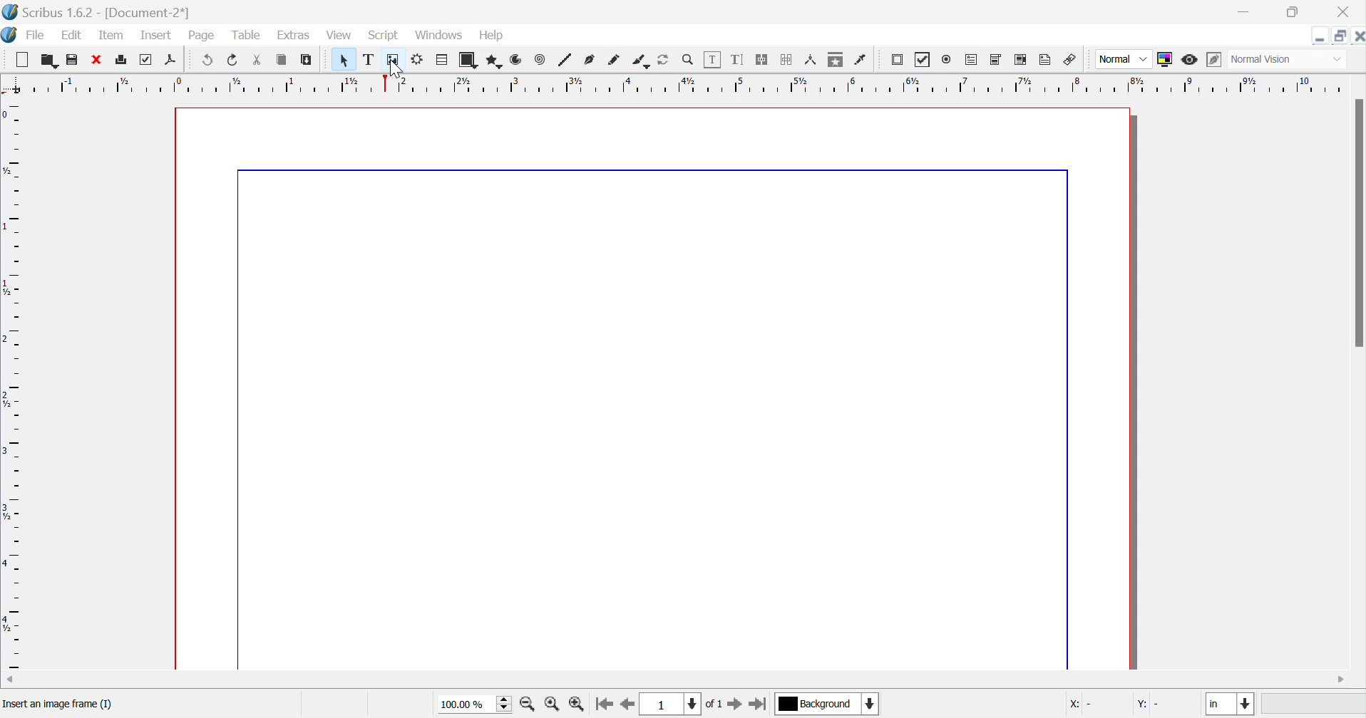 The width and height of the screenshot is (1366, 718). What do you see at coordinates (493, 34) in the screenshot?
I see `help` at bounding box center [493, 34].